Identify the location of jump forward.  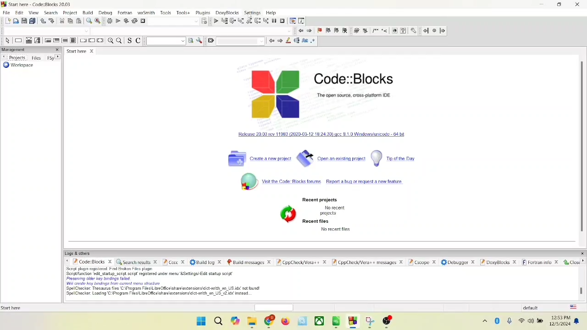
(442, 31).